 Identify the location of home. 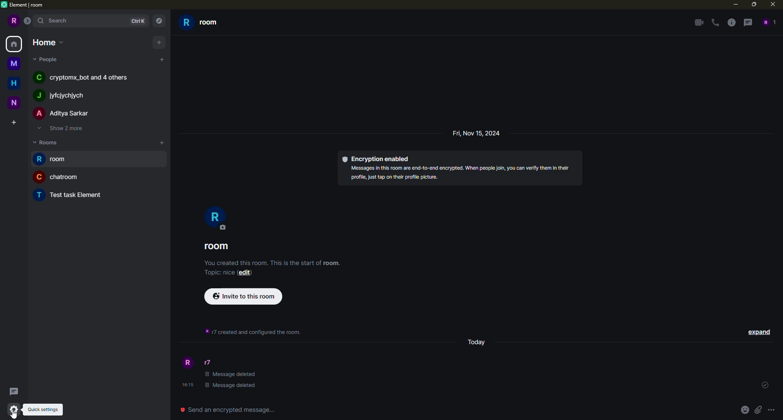
(49, 42).